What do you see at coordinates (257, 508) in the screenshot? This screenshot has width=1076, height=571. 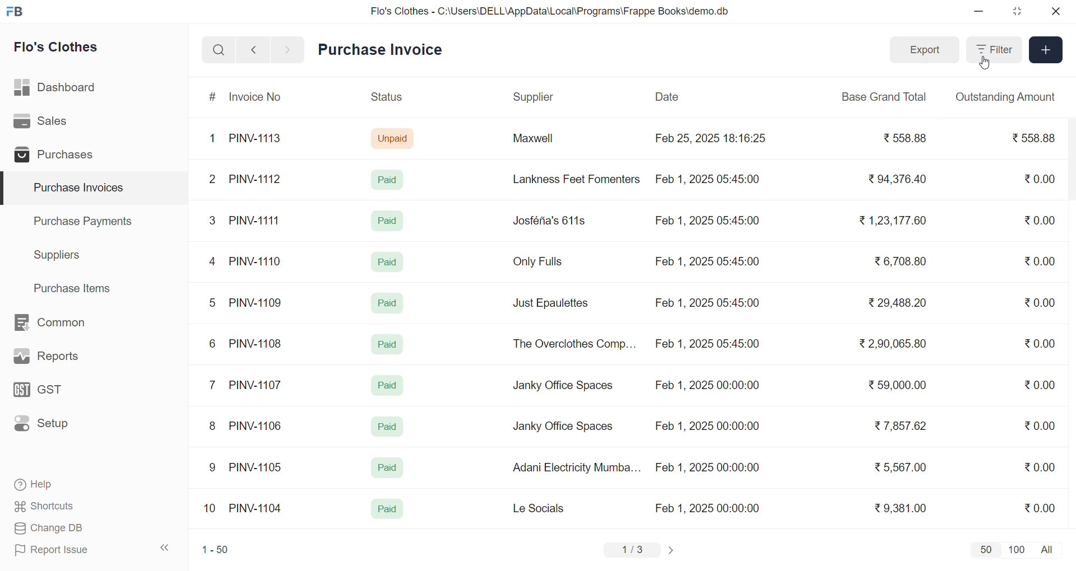 I see `PINV-1104` at bounding box center [257, 508].